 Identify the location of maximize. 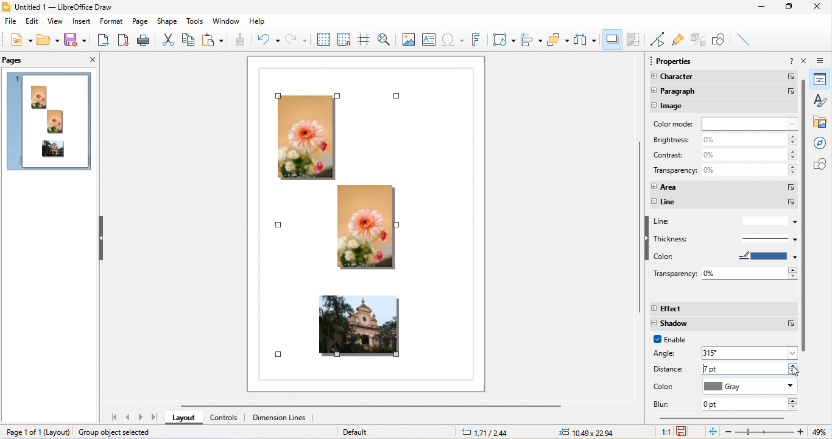
(792, 7).